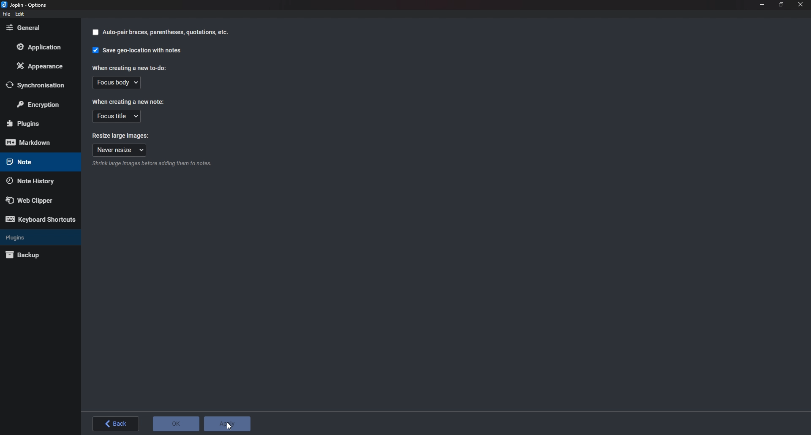  Describe the element at coordinates (39, 28) in the screenshot. I see `General` at that location.